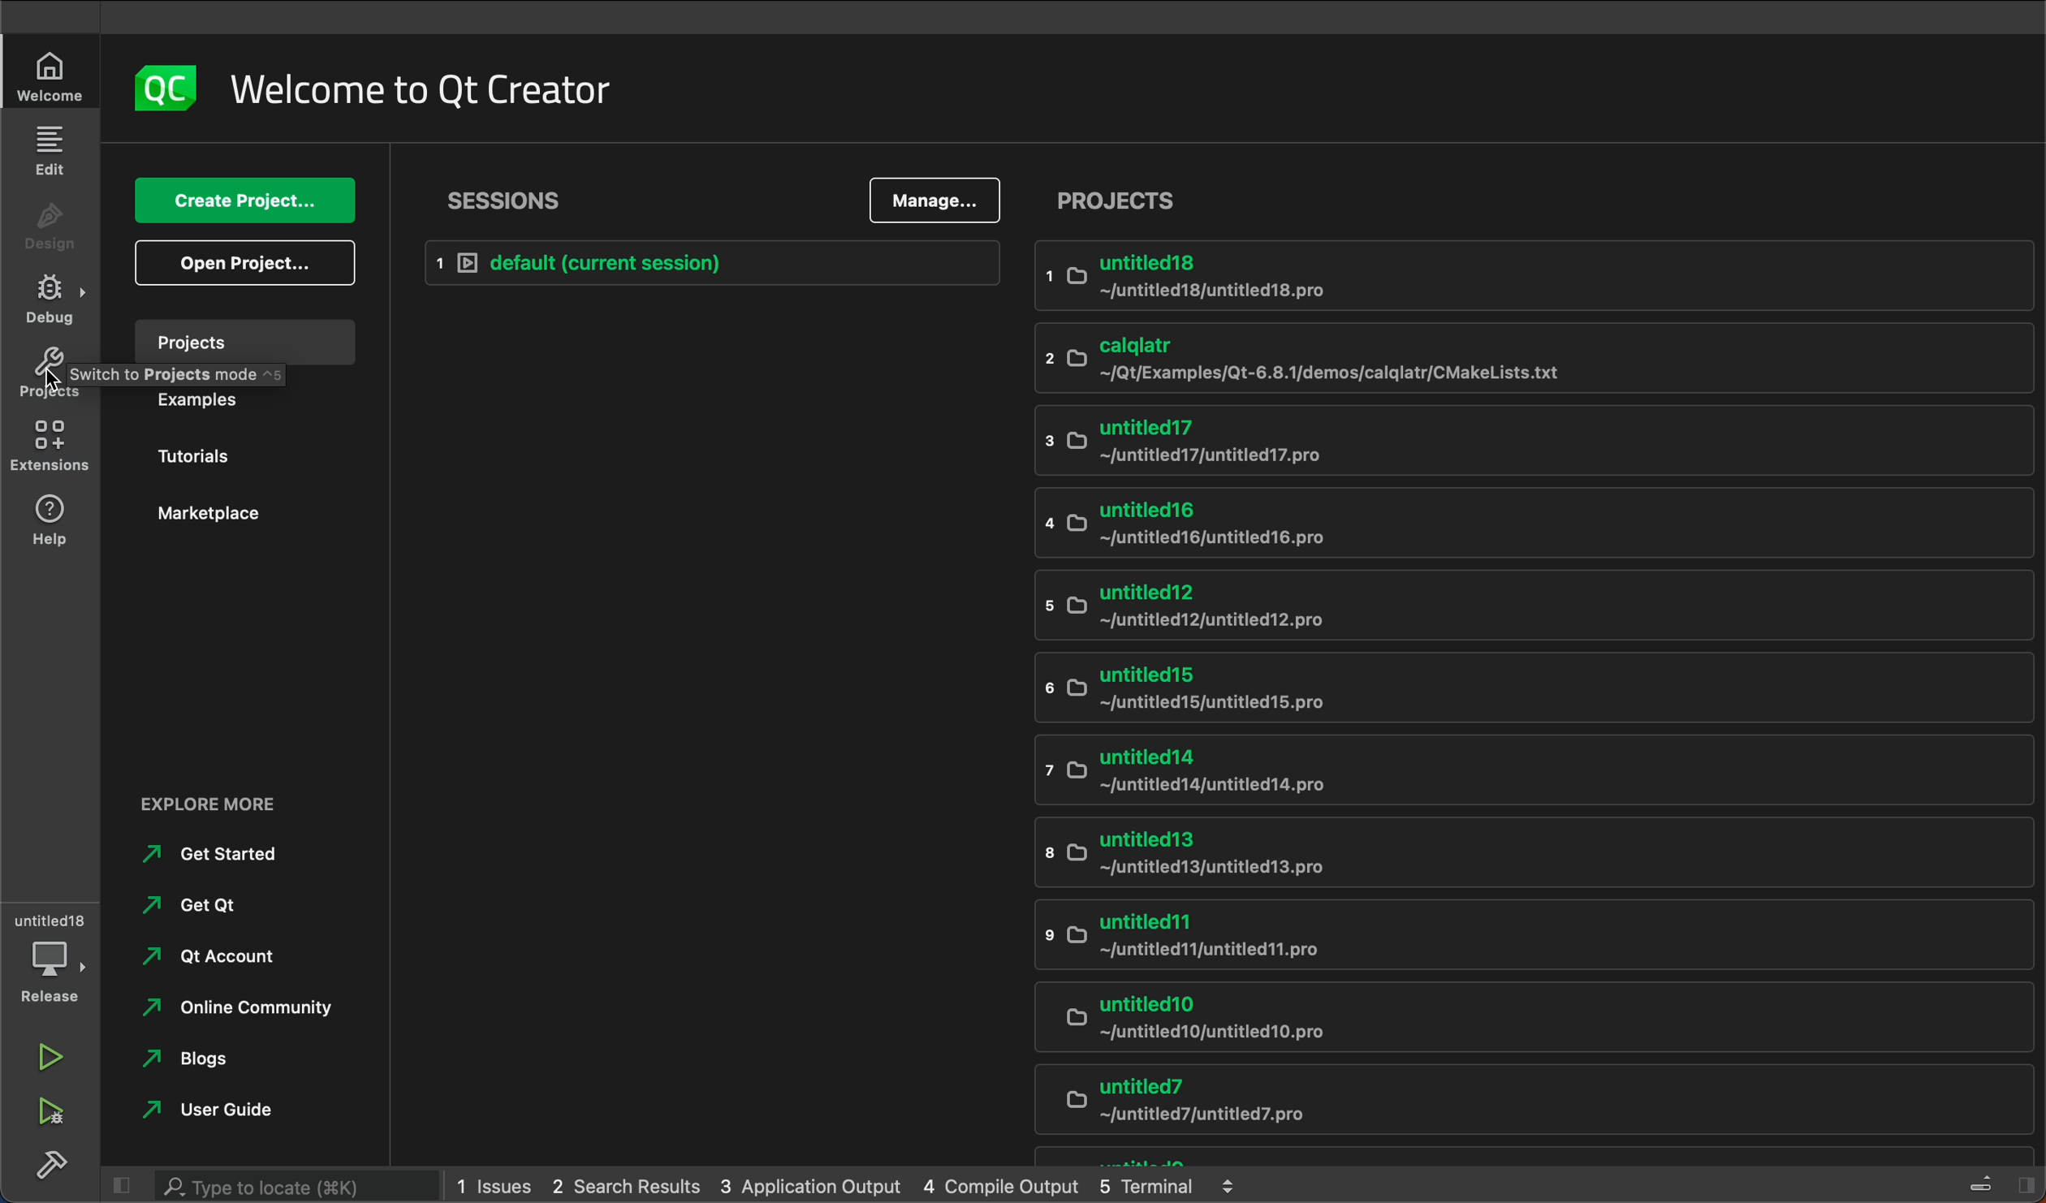 This screenshot has height=1203, width=2046. Describe the element at coordinates (935, 201) in the screenshot. I see `manage` at that location.